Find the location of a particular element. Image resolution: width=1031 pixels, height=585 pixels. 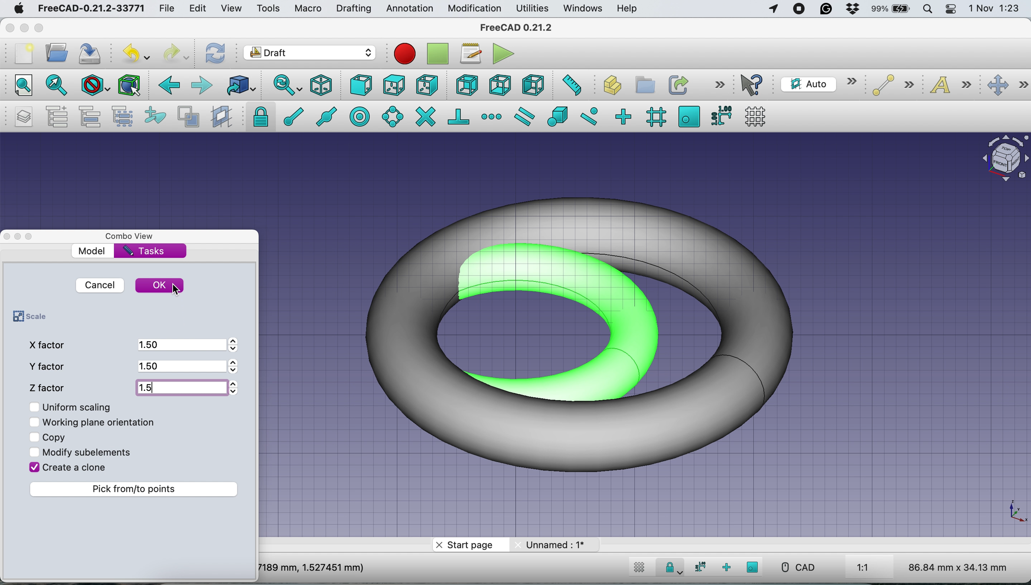

Scaled Torus is located at coordinates (592, 332).